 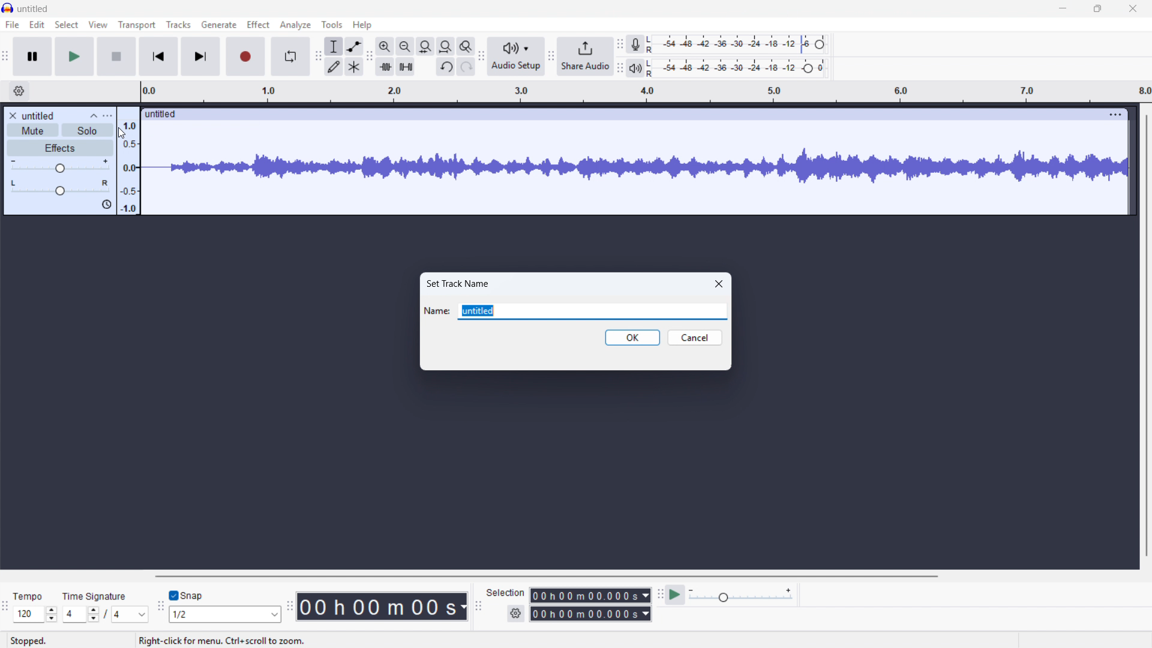 What do you see at coordinates (61, 188) in the screenshot?
I see `pan: centre` at bounding box center [61, 188].